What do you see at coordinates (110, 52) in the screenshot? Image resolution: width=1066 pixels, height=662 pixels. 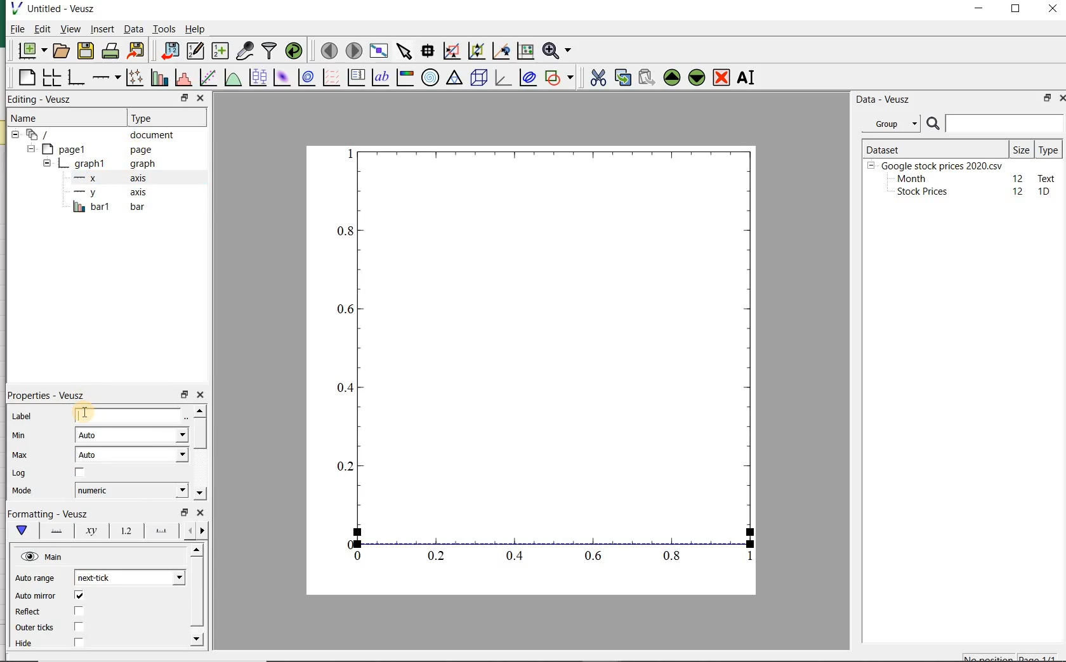 I see `print the document` at bounding box center [110, 52].